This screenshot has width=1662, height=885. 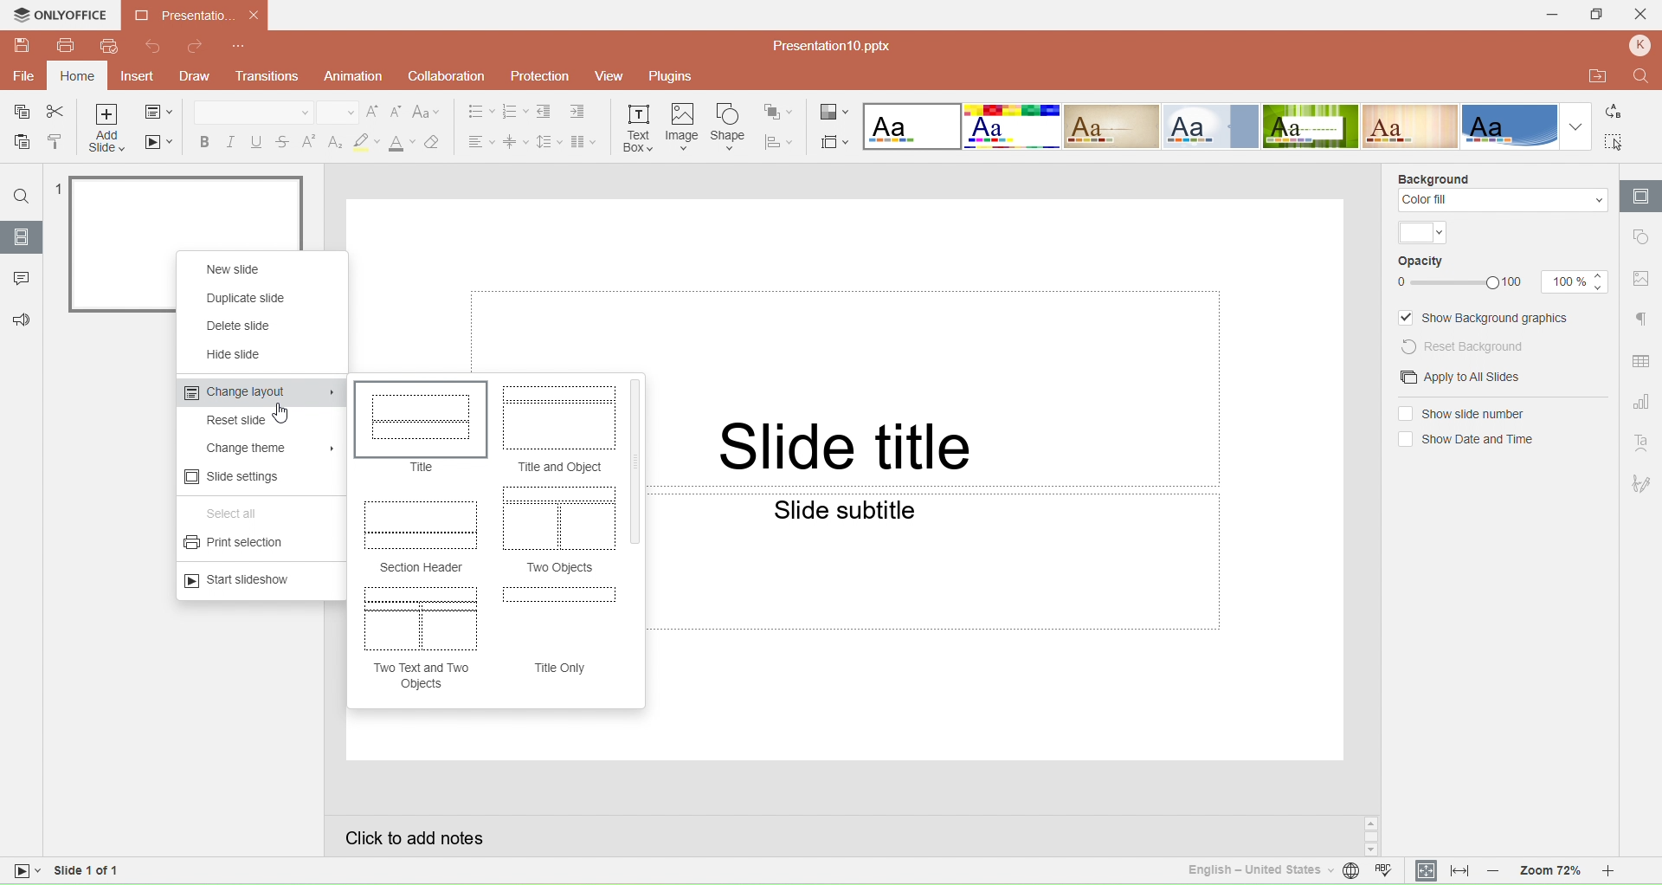 What do you see at coordinates (1388, 872) in the screenshot?
I see `Spell check` at bounding box center [1388, 872].